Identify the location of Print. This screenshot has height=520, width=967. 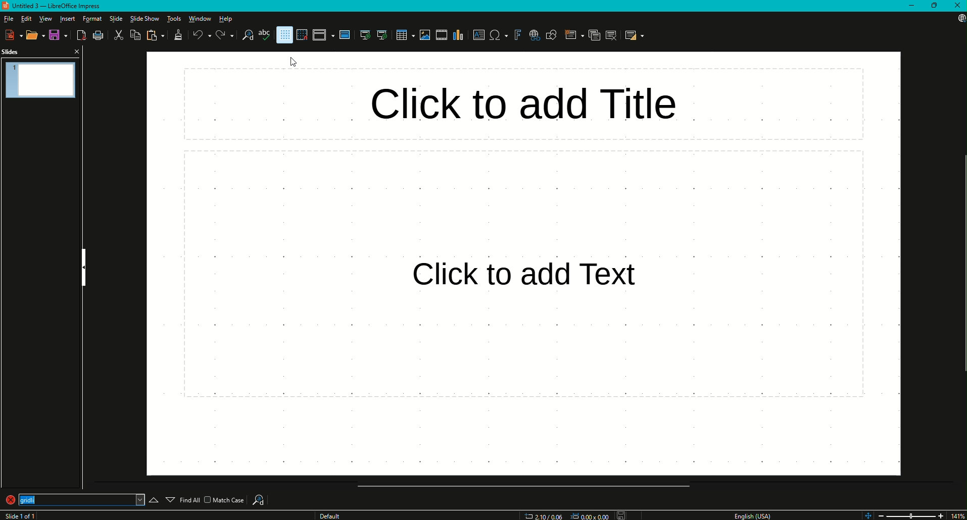
(101, 35).